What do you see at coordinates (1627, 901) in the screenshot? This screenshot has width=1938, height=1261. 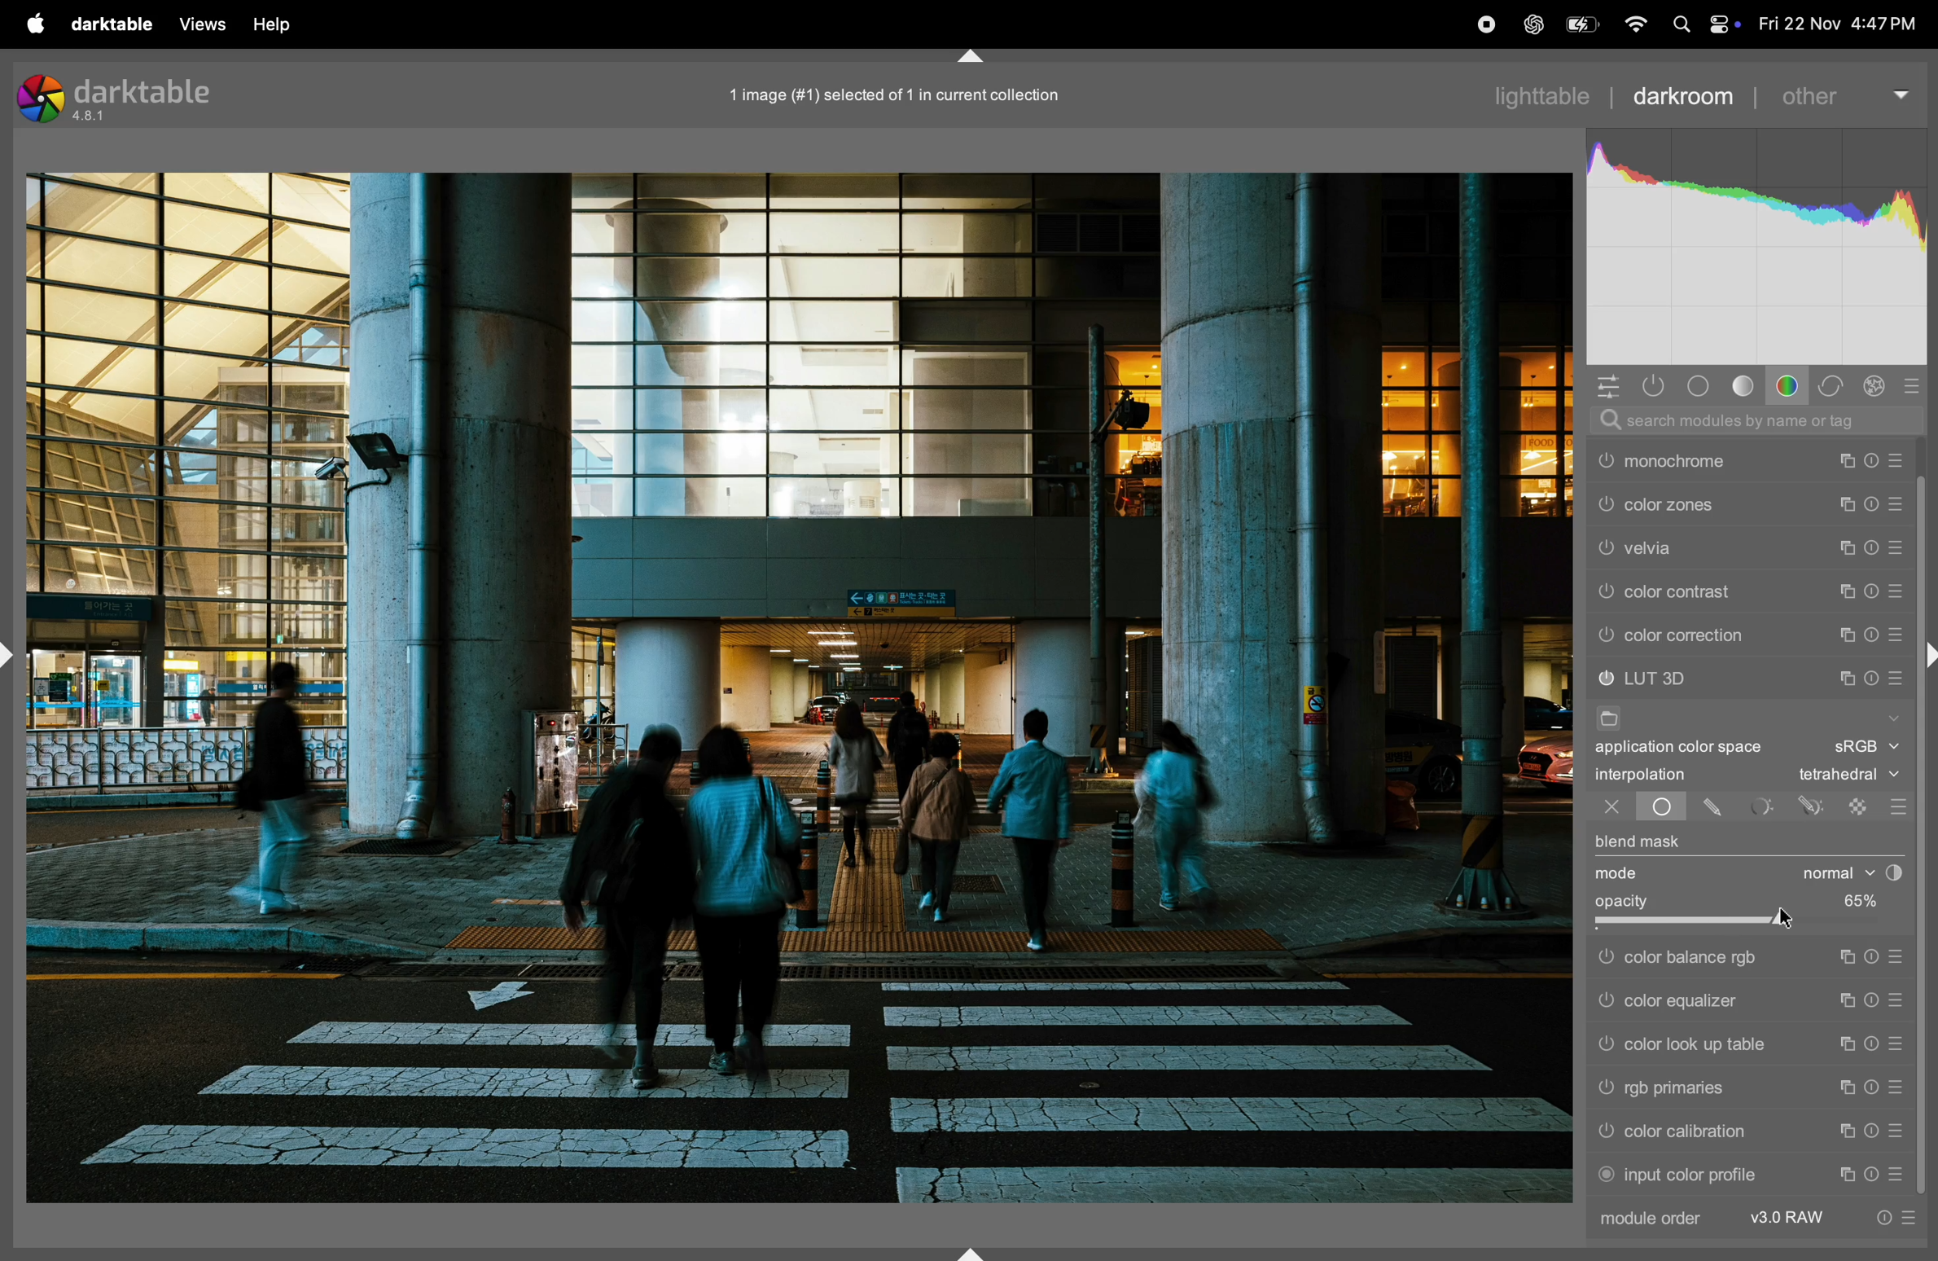 I see `opacity` at bounding box center [1627, 901].